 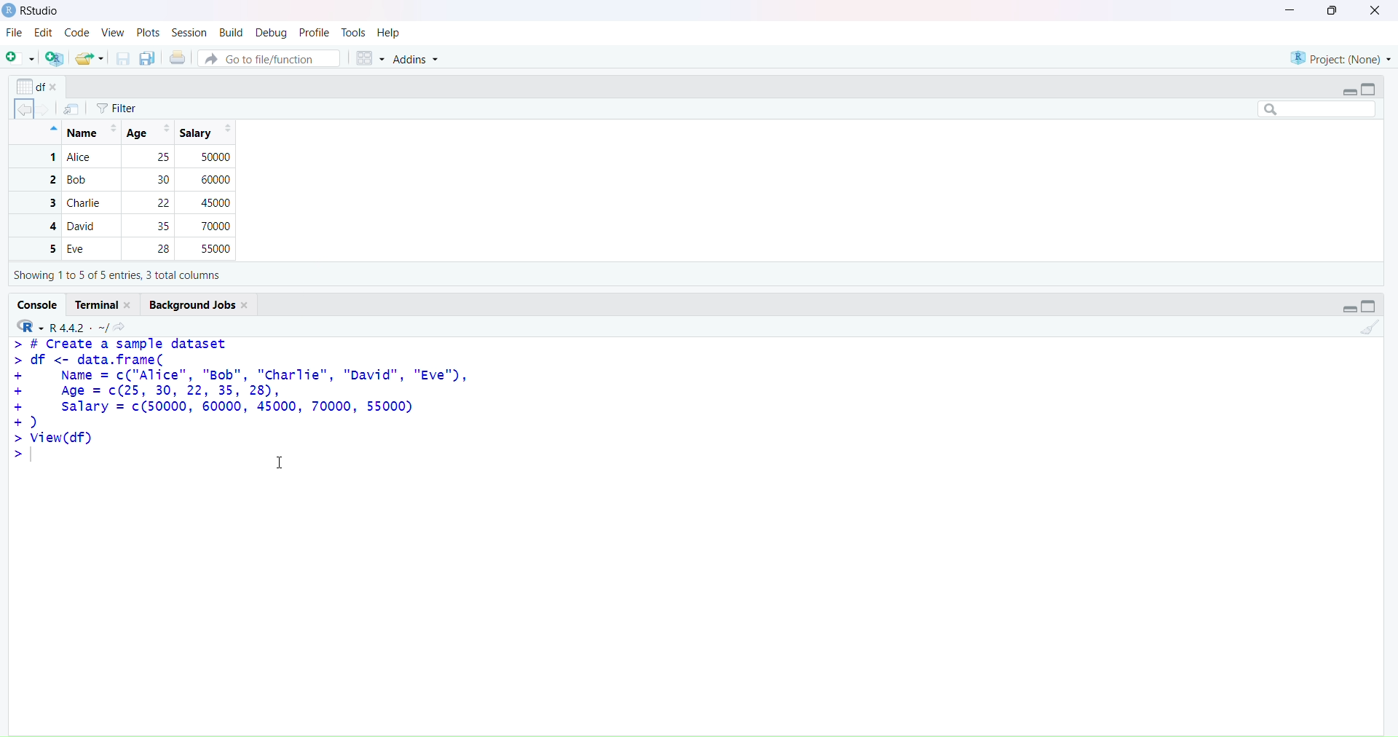 What do you see at coordinates (1374, 89) in the screenshot?
I see `collapse` at bounding box center [1374, 89].